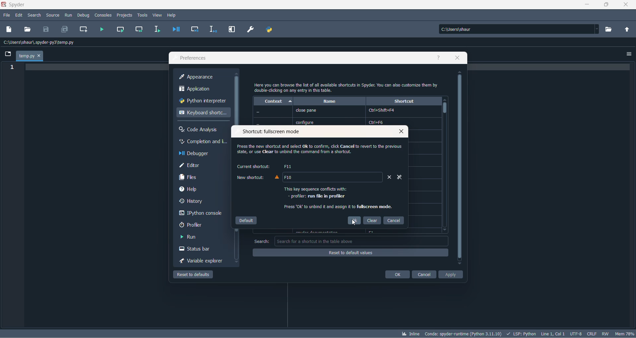 This screenshot has width=636, height=338. What do you see at coordinates (199, 189) in the screenshot?
I see `help` at bounding box center [199, 189].